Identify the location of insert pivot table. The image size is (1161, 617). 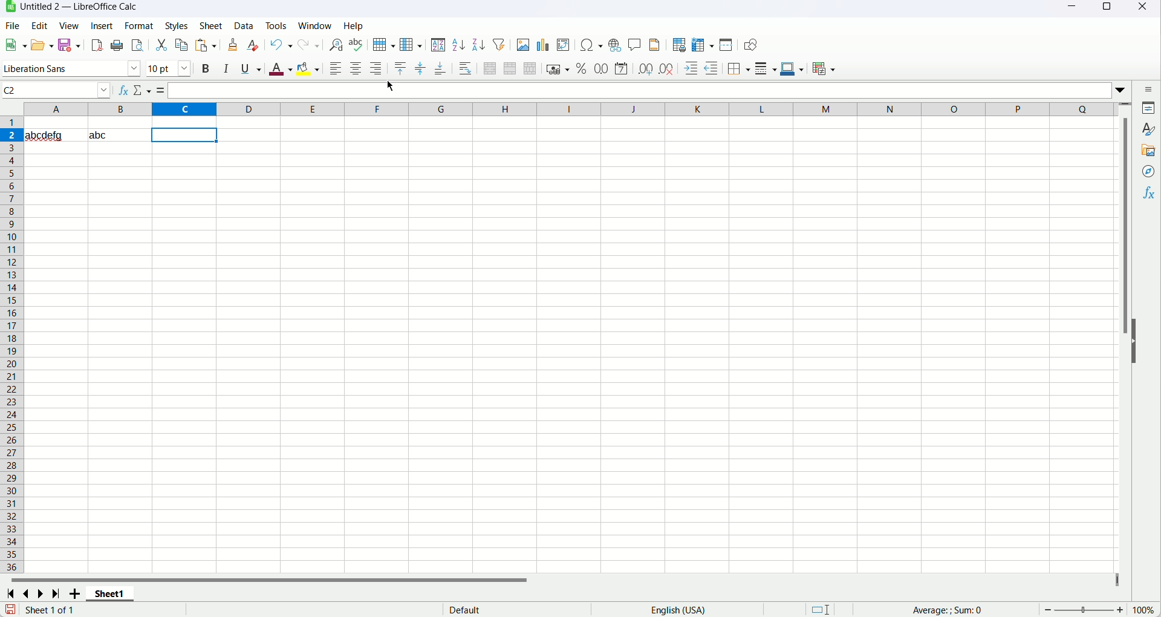
(562, 45).